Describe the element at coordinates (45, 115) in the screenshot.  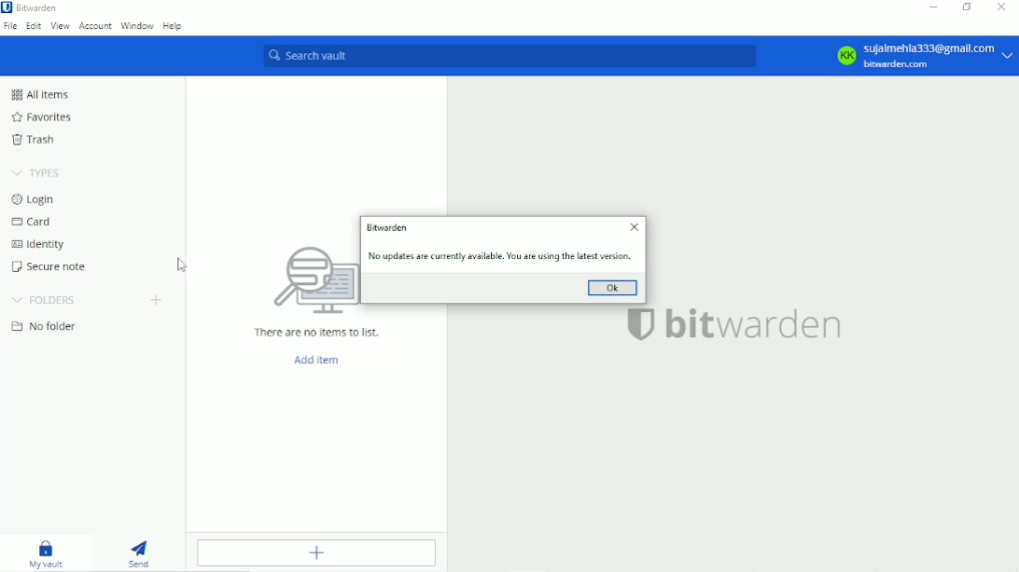
I see `Favorites` at that location.